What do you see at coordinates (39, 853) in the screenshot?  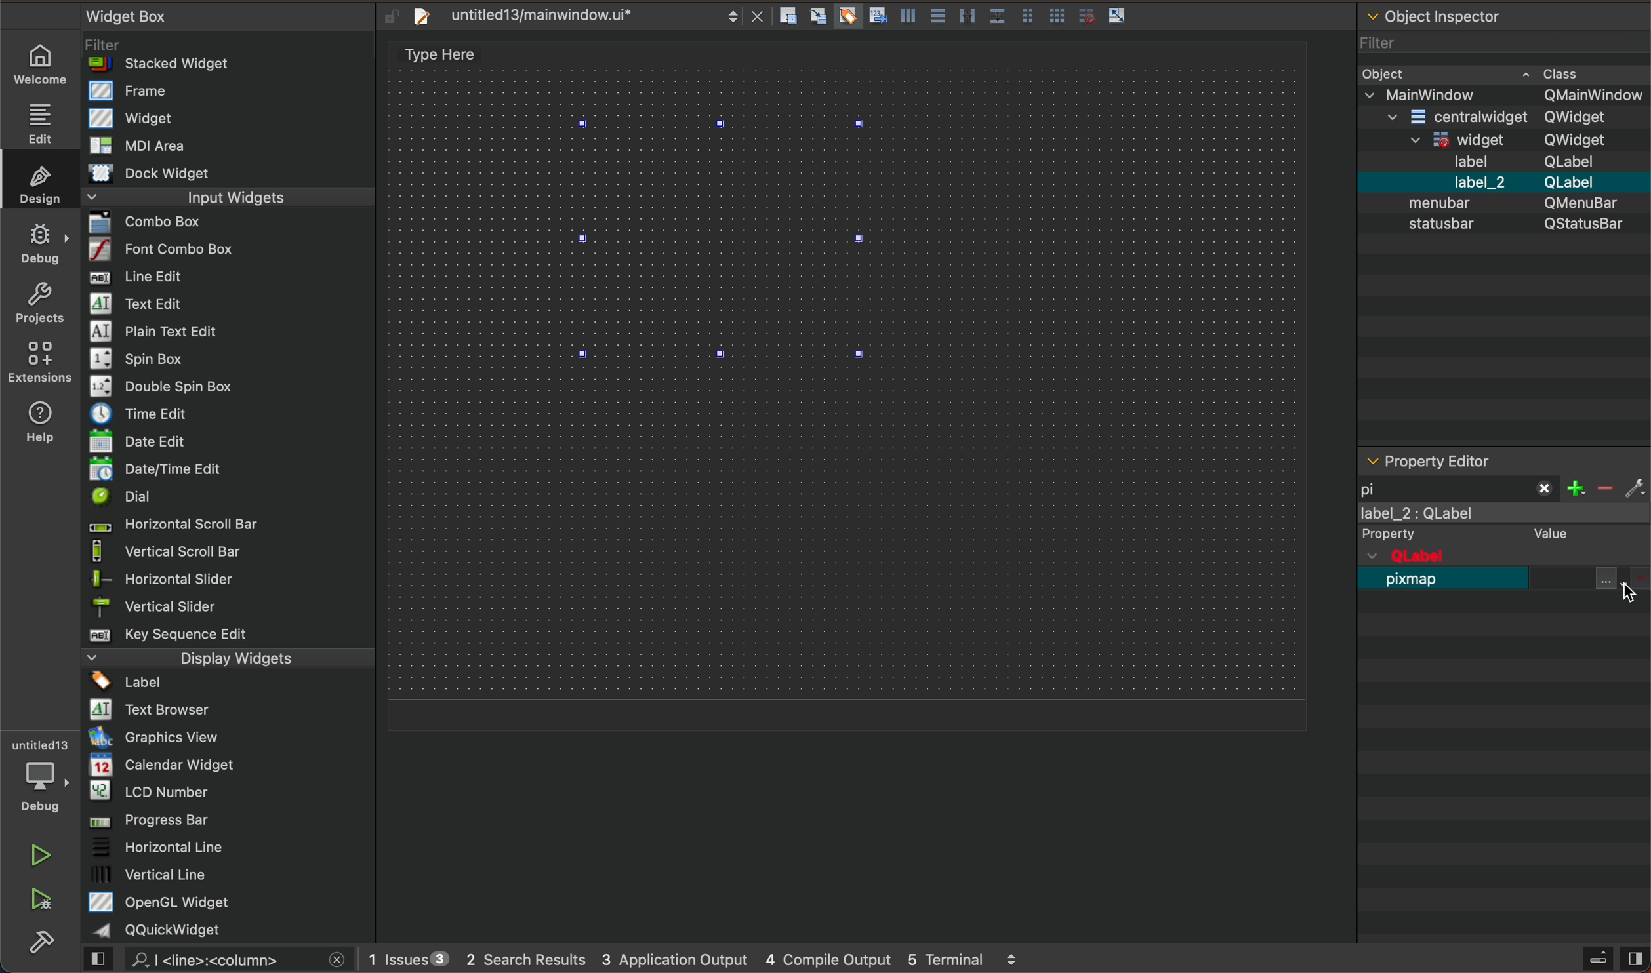 I see `run` at bounding box center [39, 853].